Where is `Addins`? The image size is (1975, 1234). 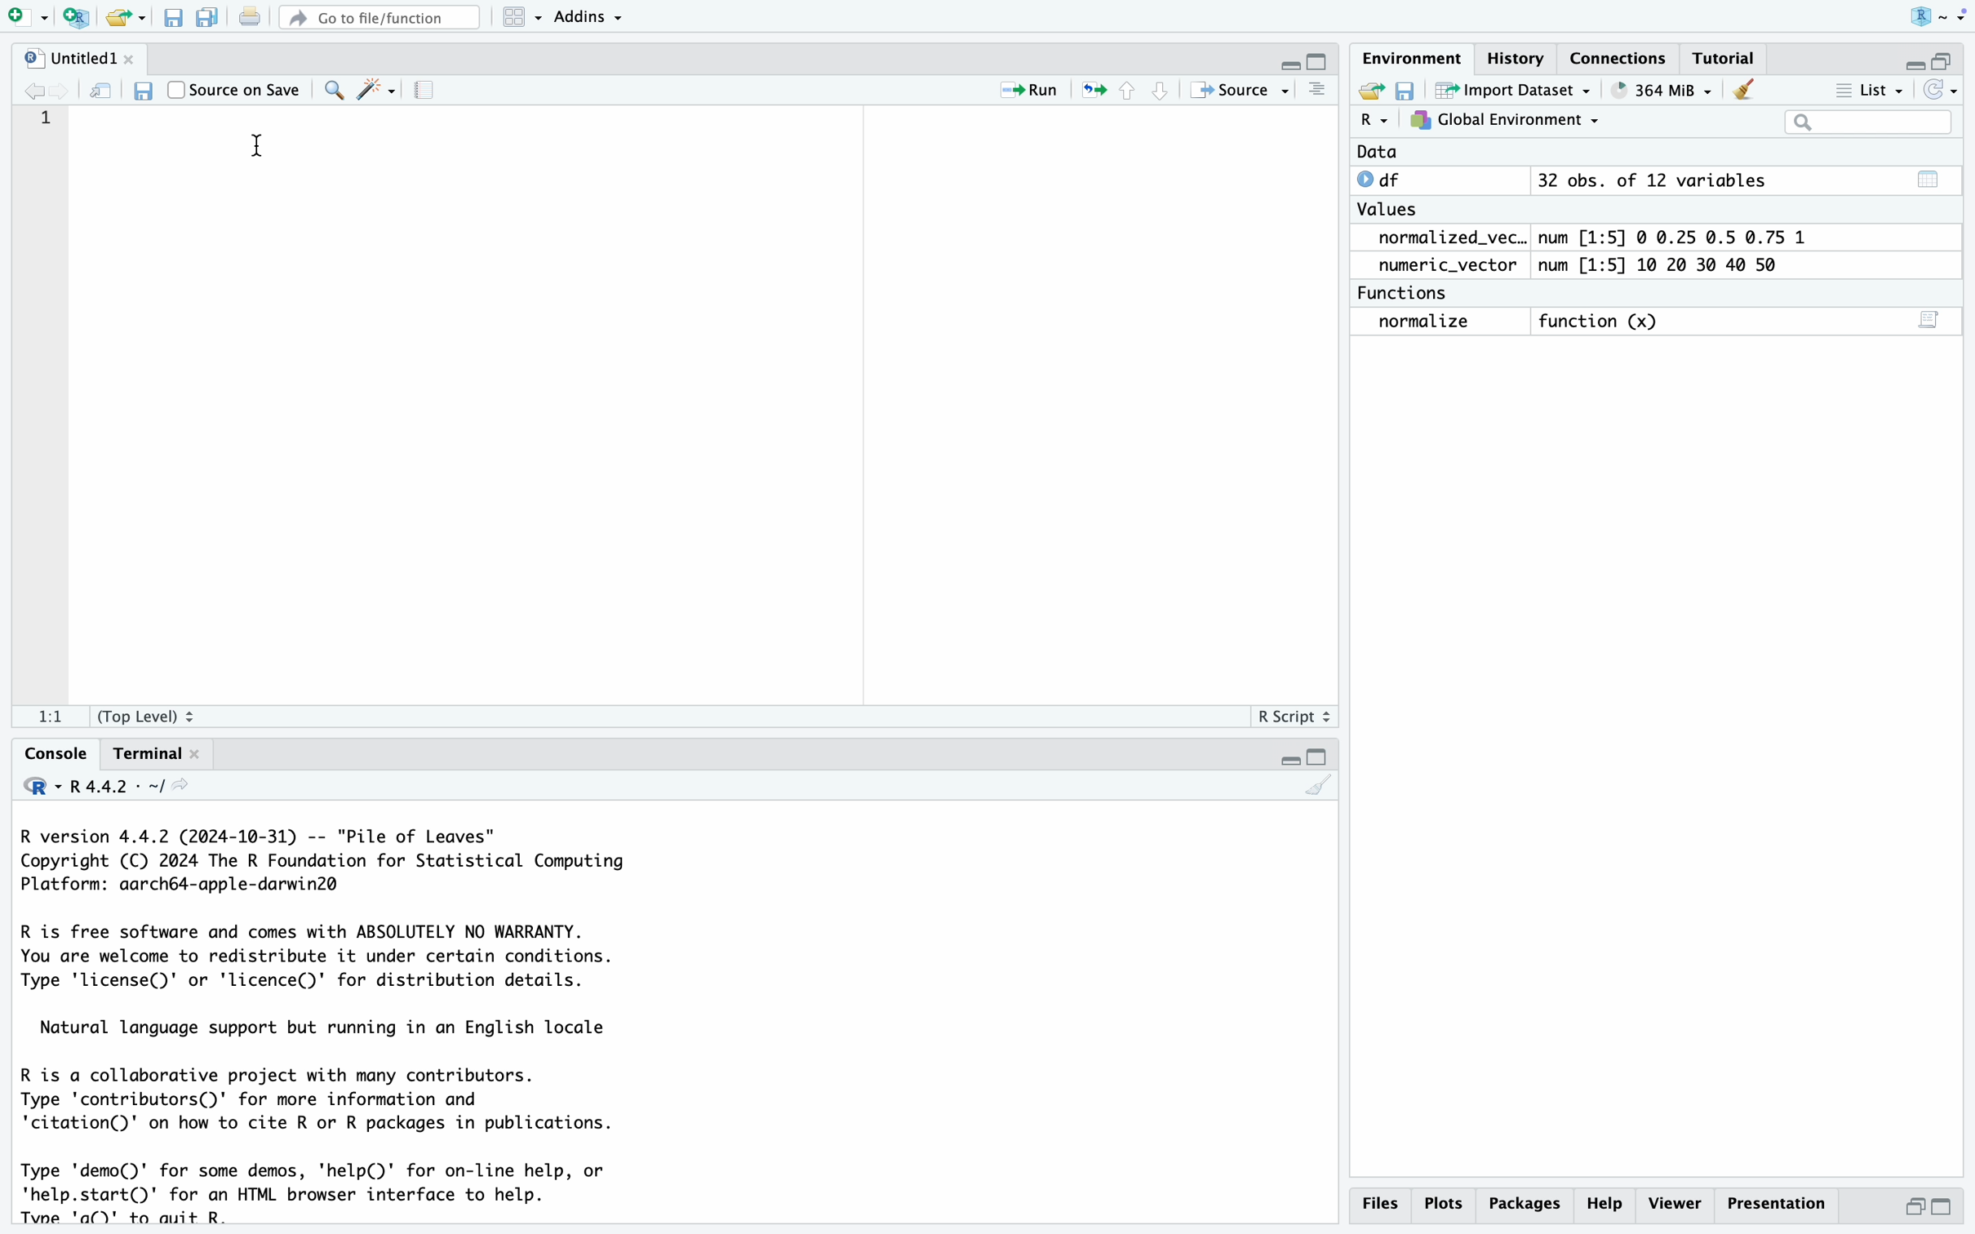
Addins is located at coordinates (590, 16).